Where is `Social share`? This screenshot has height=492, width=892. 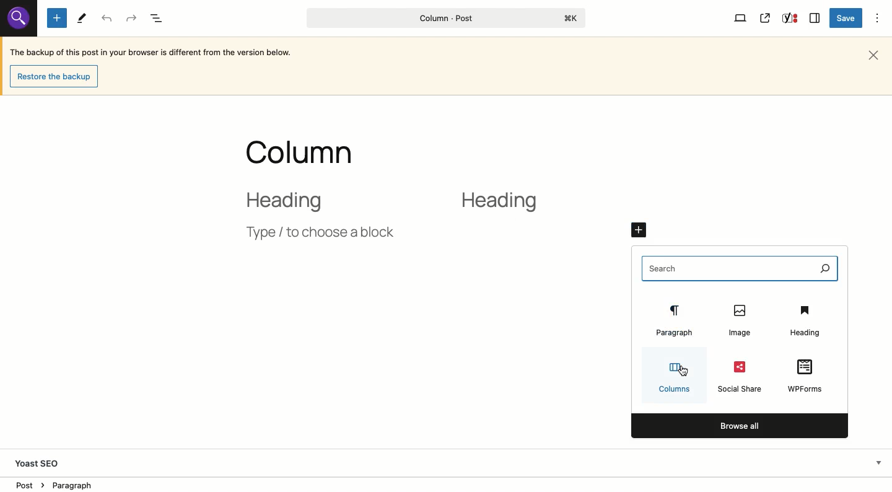 Social share is located at coordinates (739, 374).